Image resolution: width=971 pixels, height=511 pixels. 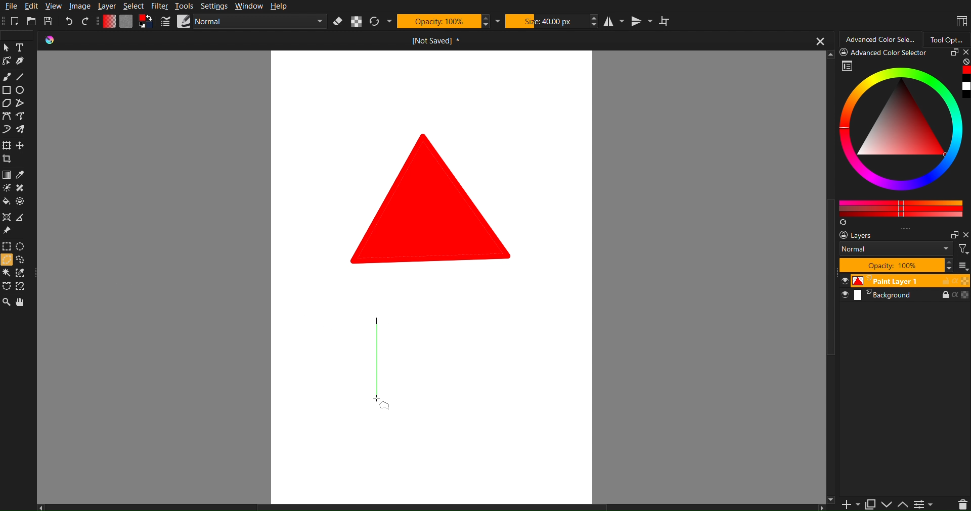 I want to click on Curve, so click(x=6, y=131).